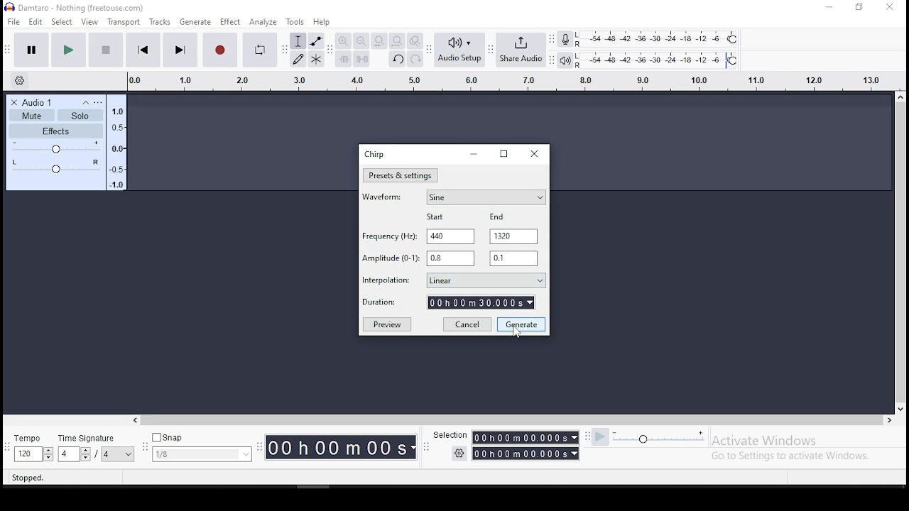  What do you see at coordinates (649, 437) in the screenshot?
I see `playback speed` at bounding box center [649, 437].